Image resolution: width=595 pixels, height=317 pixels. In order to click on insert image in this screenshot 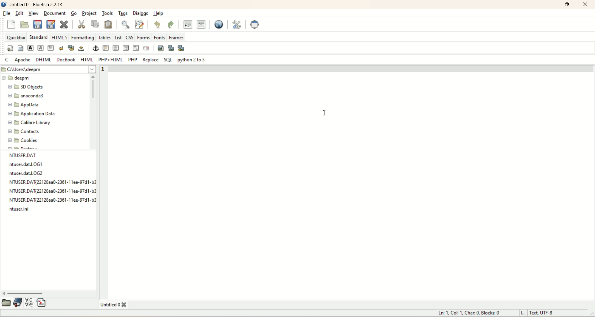, I will do `click(161, 47)`.